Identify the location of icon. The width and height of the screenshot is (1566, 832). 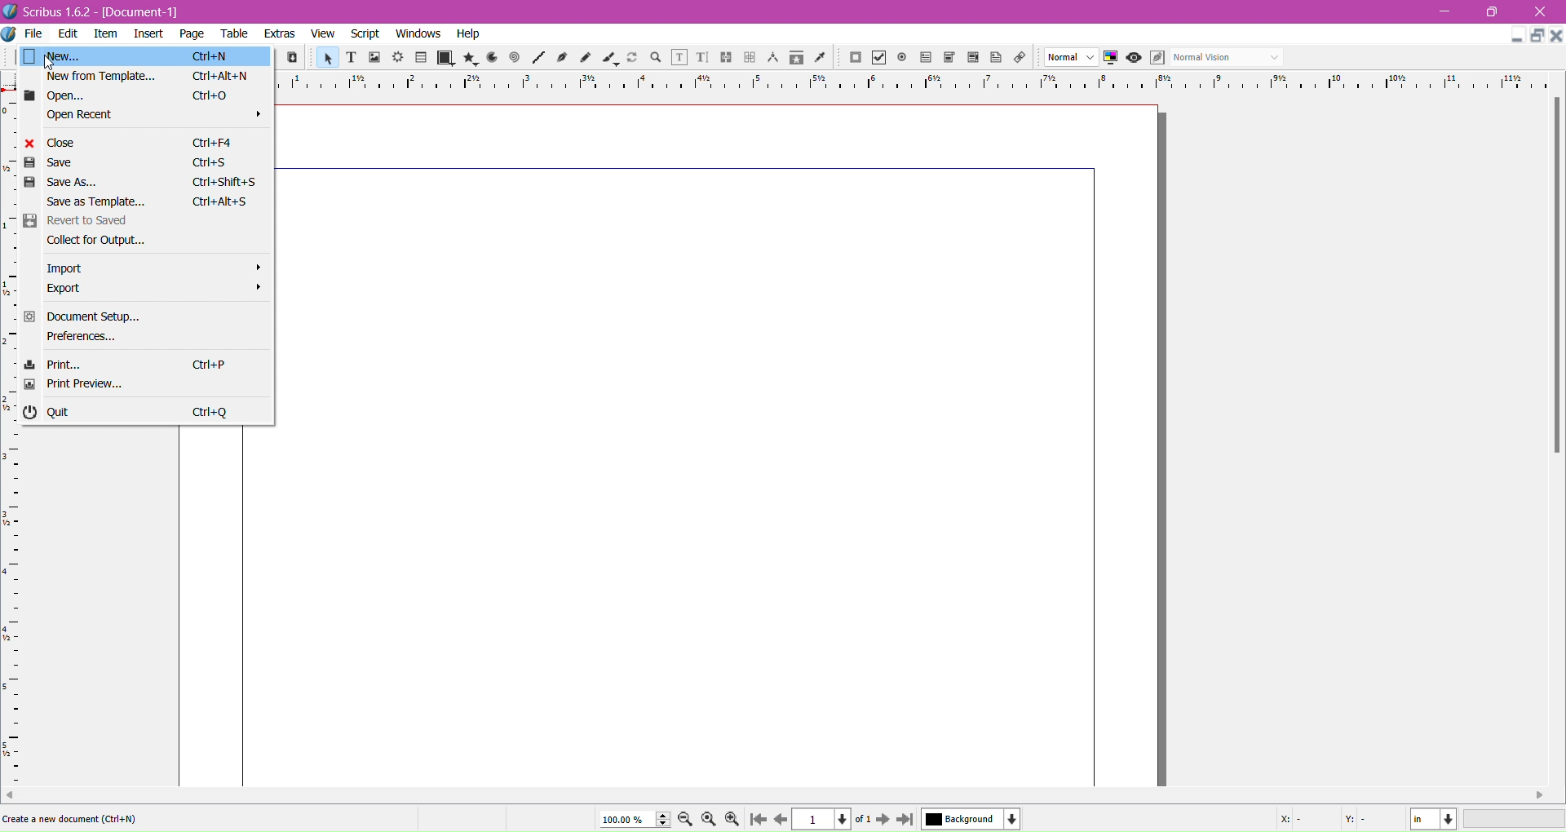
(697, 59).